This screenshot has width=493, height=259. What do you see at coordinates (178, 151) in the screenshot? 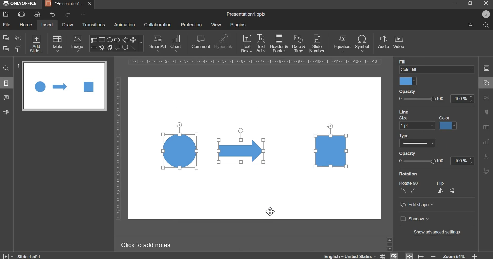
I see `object 1` at bounding box center [178, 151].